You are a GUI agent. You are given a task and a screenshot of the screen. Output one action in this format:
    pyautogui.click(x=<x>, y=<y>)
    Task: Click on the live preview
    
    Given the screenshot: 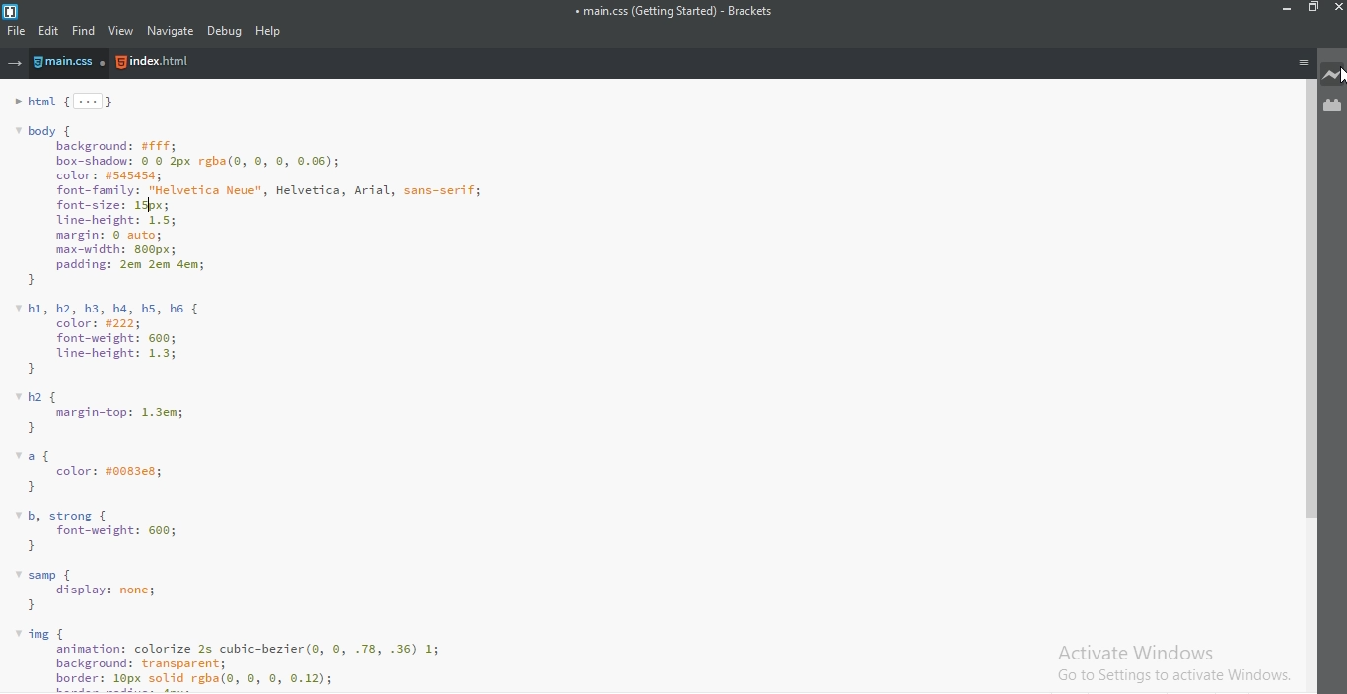 What is the action you would take?
    pyautogui.click(x=1333, y=76)
    